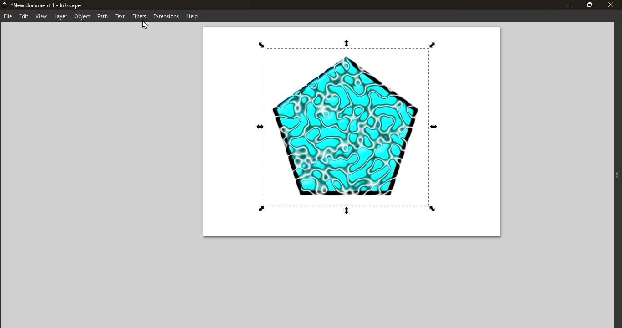 The height and width of the screenshot is (328, 622). Describe the element at coordinates (568, 5) in the screenshot. I see `Minimize` at that location.